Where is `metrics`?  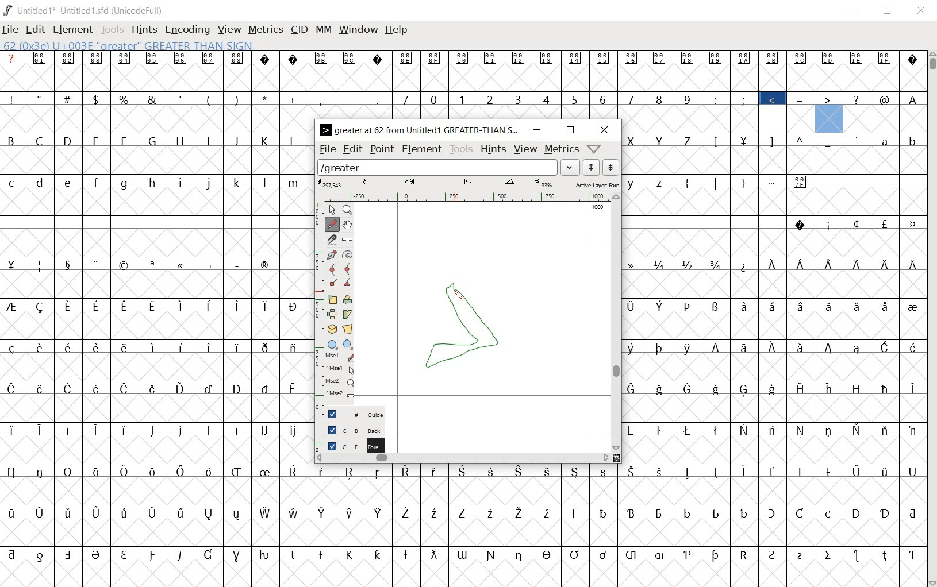
metrics is located at coordinates (267, 30).